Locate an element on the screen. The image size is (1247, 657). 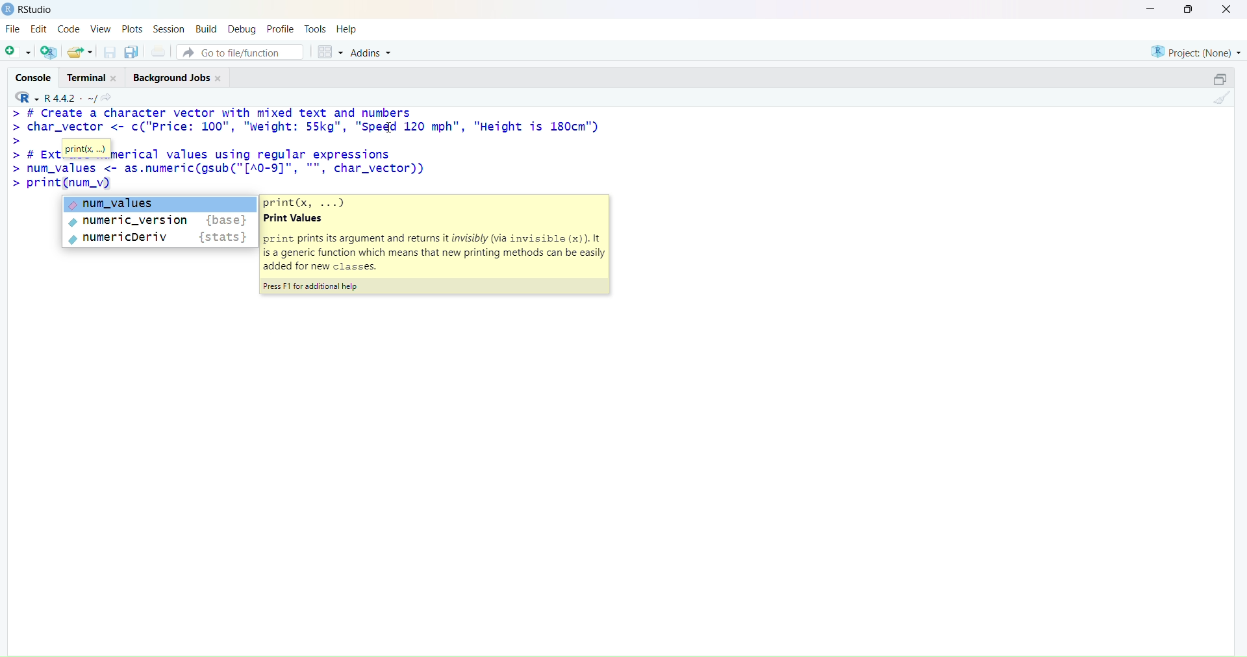
numericDeriv {stats} is located at coordinates (160, 238).